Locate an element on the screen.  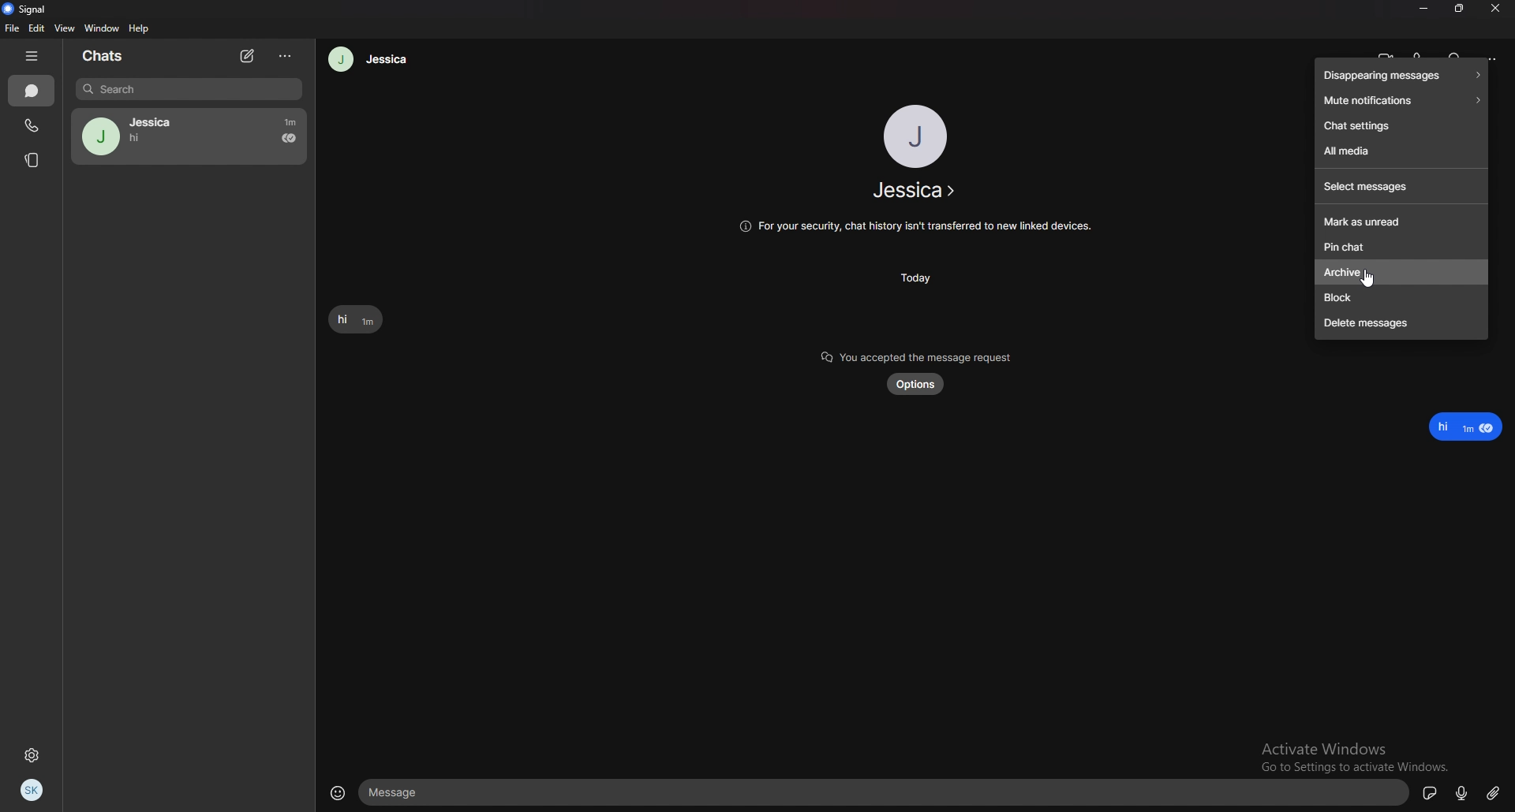
delete messages is located at coordinates (1402, 324).